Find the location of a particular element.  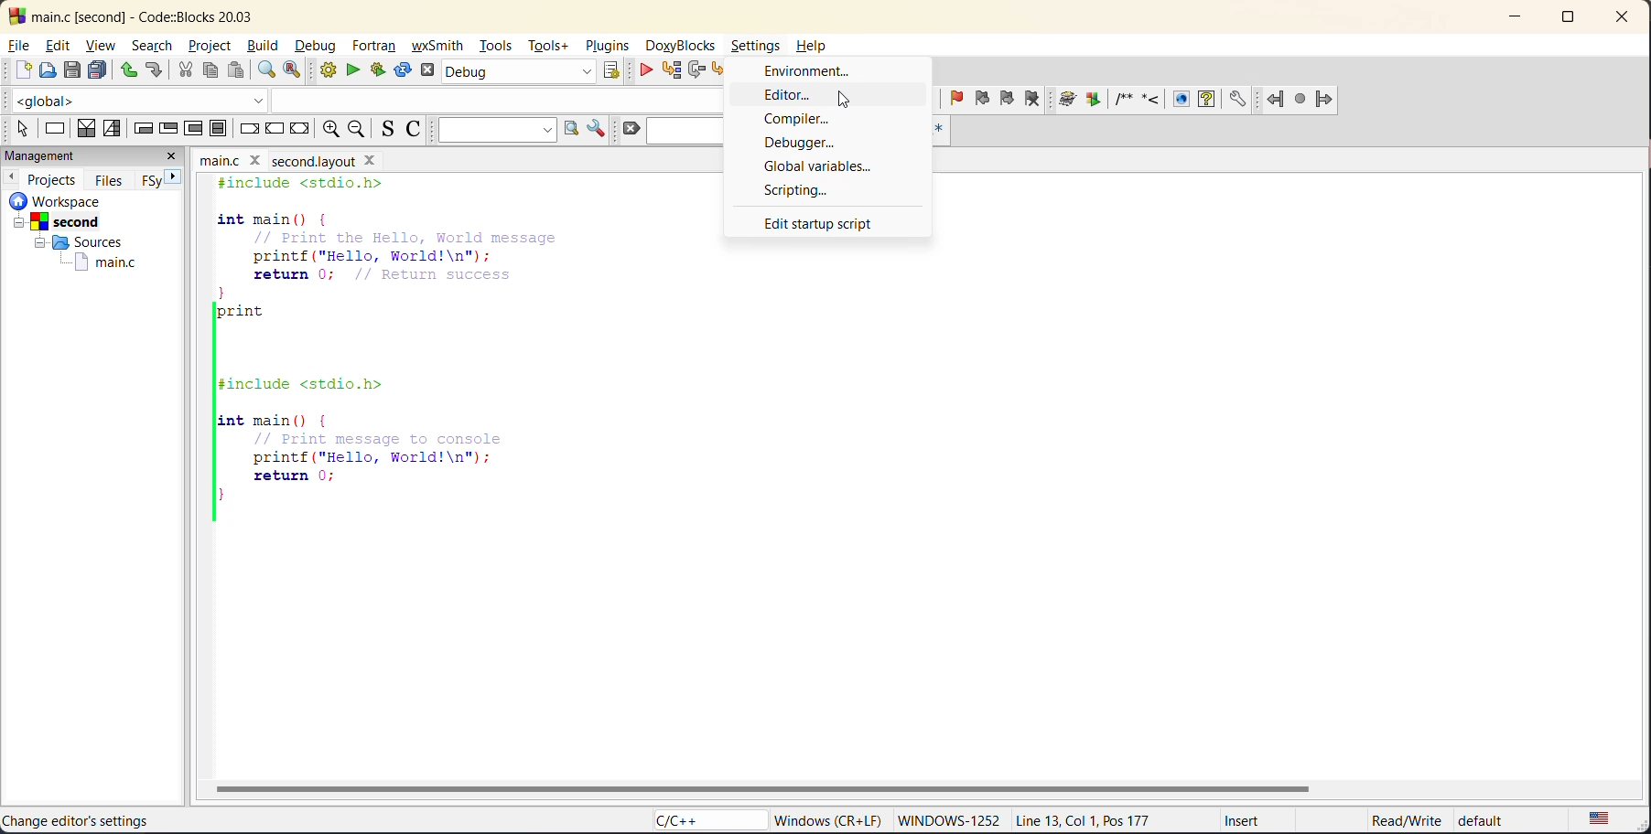

main.c is located at coordinates (94, 262).